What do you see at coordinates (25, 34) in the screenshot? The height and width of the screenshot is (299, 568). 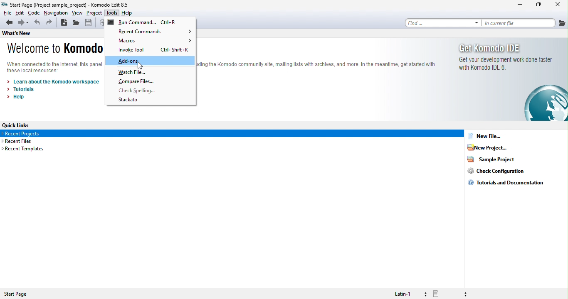 I see `whats new` at bounding box center [25, 34].